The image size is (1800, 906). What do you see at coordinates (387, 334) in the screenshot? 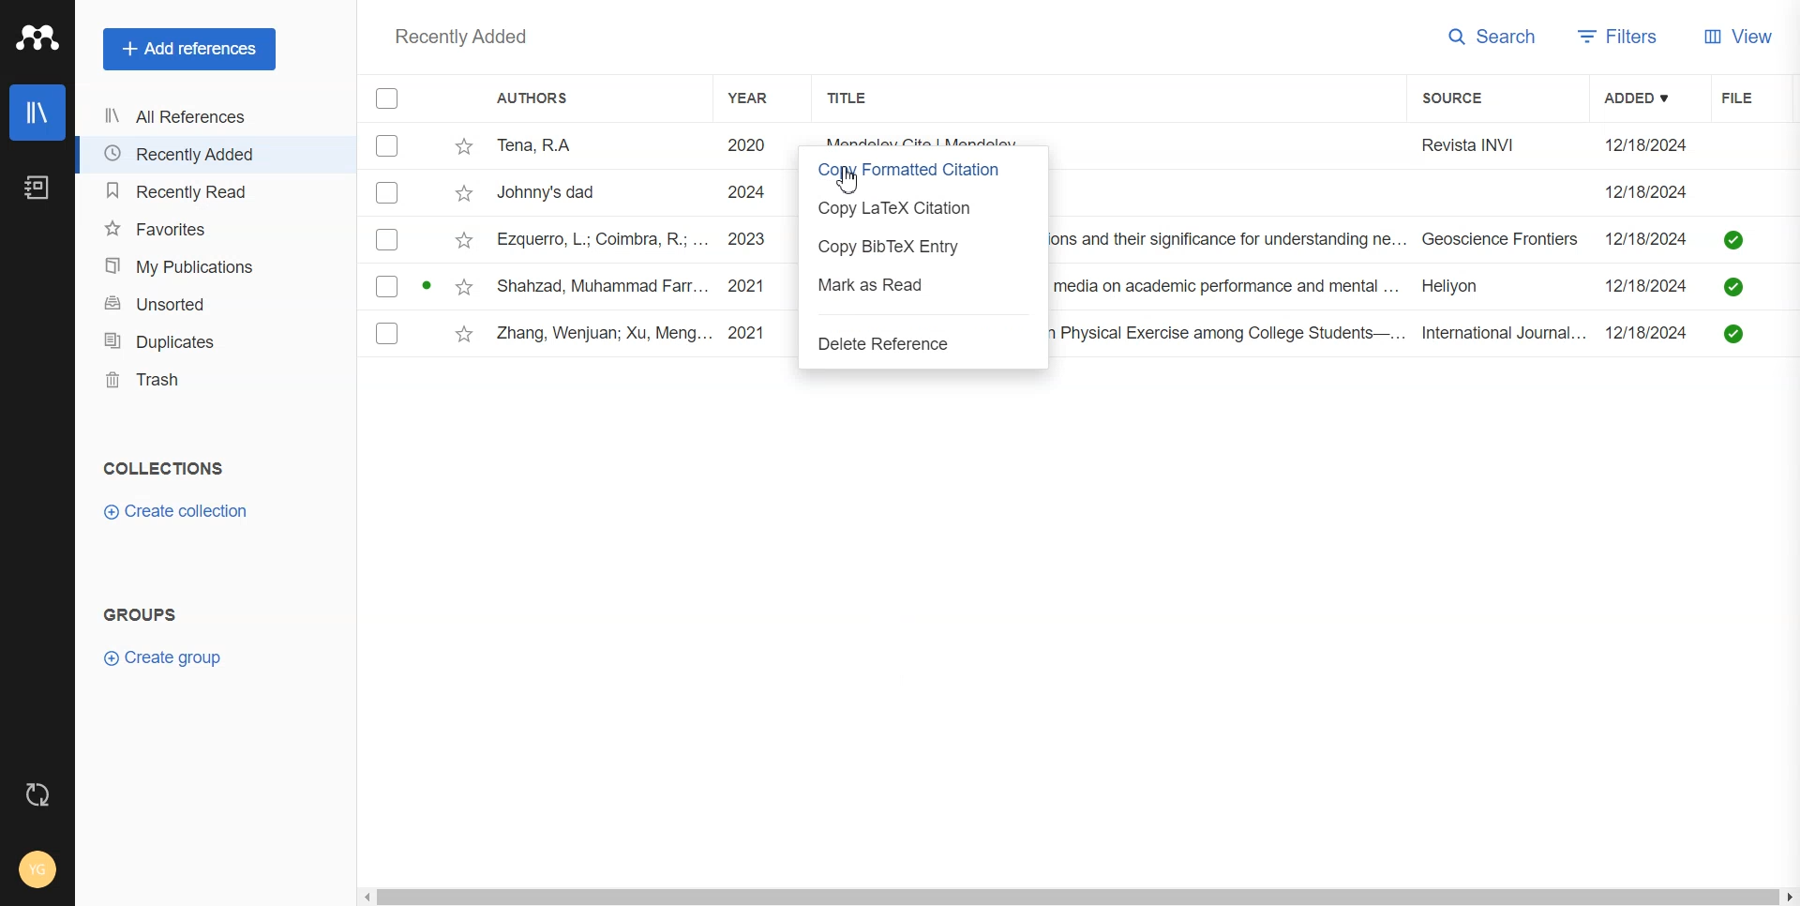
I see `Checkbox` at bounding box center [387, 334].